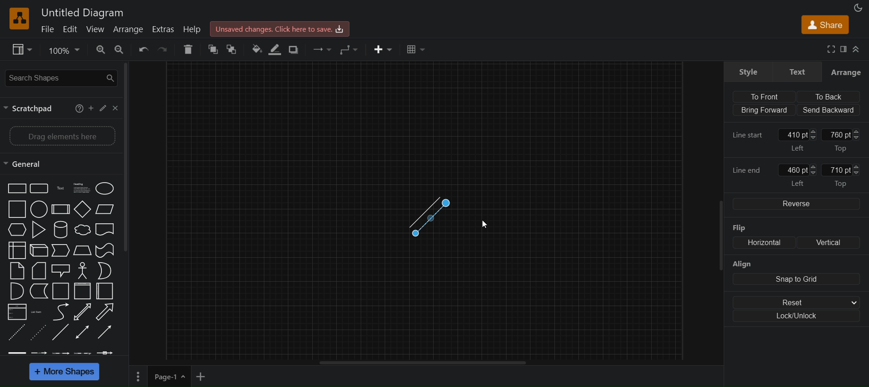 The image size is (869, 387). Describe the element at coordinates (829, 110) in the screenshot. I see `send backward` at that location.